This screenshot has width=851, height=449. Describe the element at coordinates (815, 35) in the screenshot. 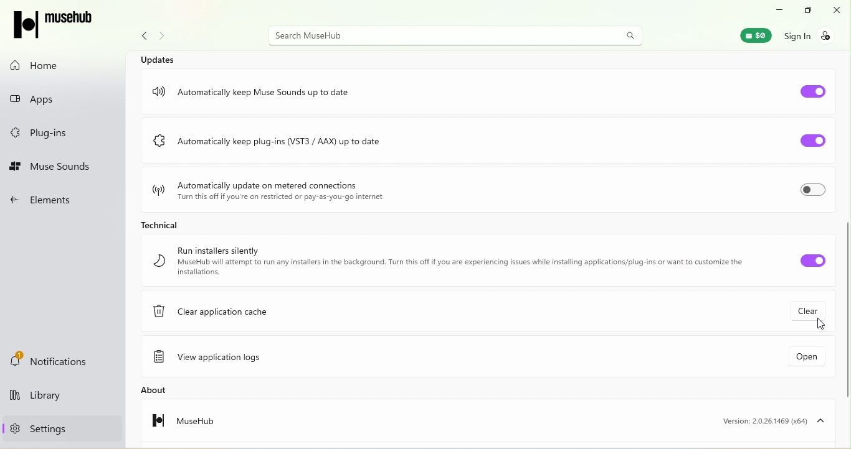

I see `Sign In` at that location.